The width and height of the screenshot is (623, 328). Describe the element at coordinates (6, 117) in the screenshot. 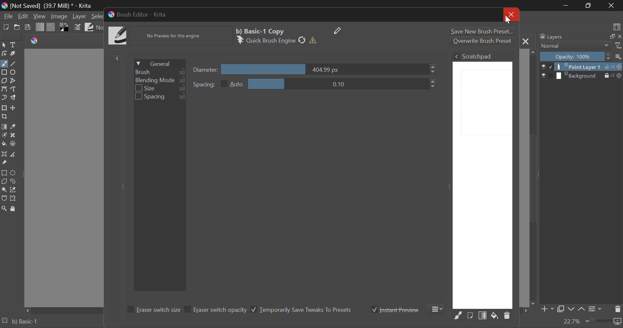

I see `Crop Layer` at that location.